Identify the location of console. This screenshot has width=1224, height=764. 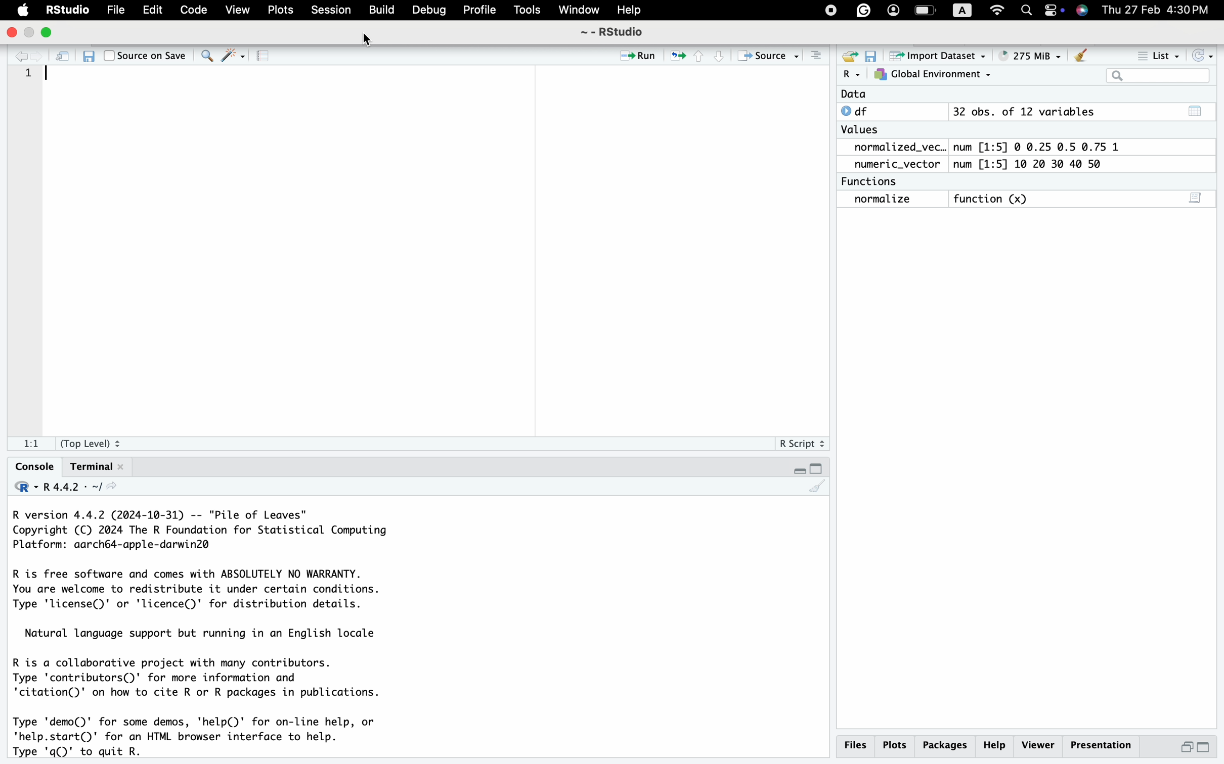
(27, 467).